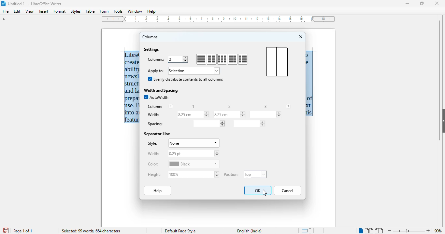  Describe the element at coordinates (442, 120) in the screenshot. I see `show` at that location.